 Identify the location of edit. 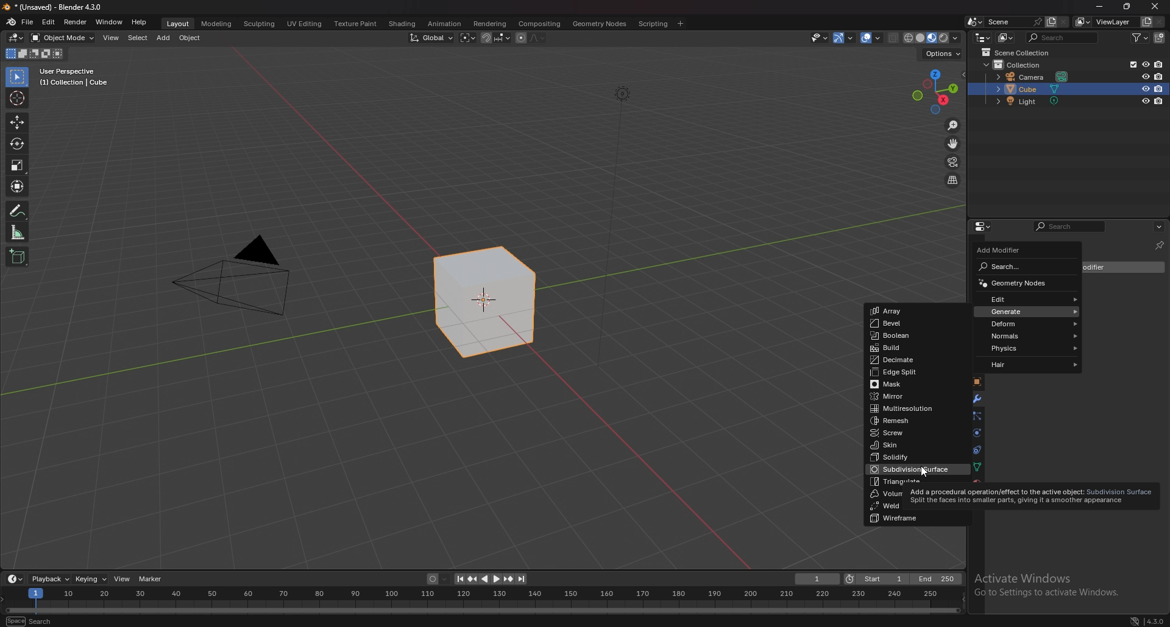
(1027, 298).